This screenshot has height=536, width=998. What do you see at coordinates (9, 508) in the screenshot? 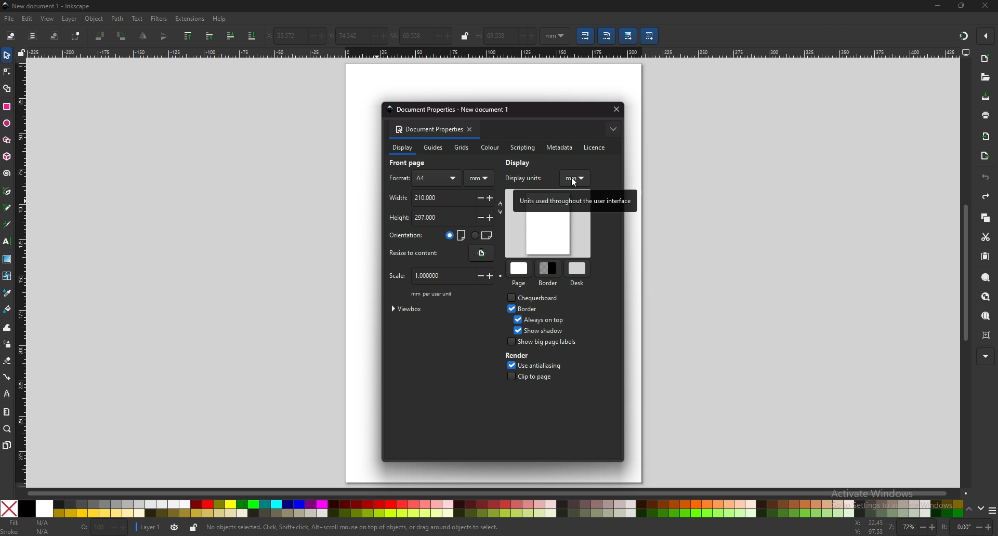
I see `Close` at bounding box center [9, 508].